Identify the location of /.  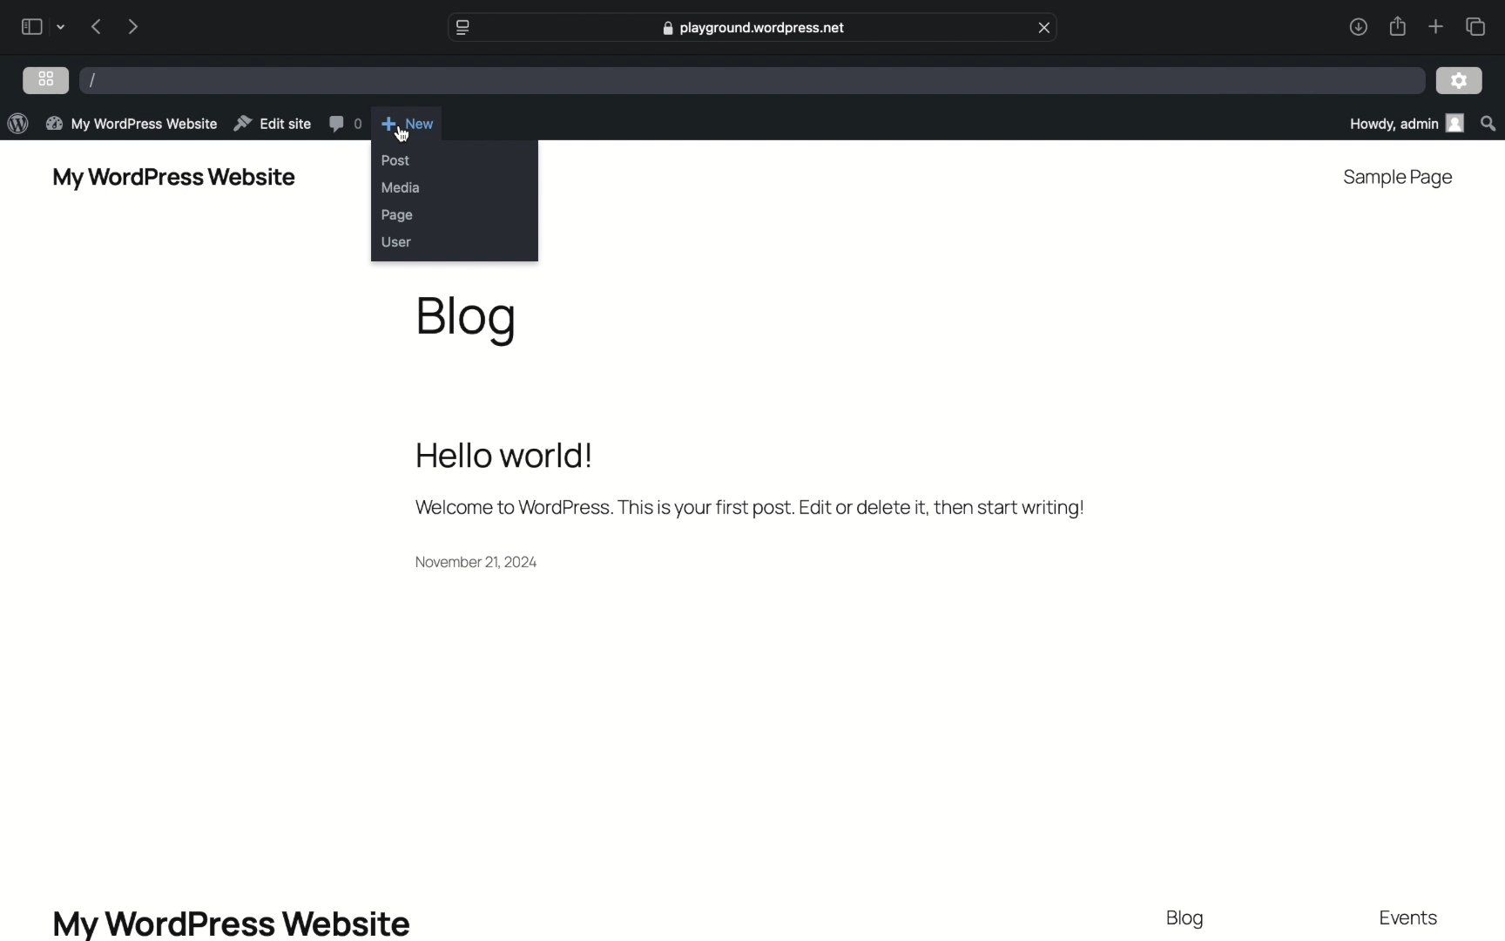
(92, 80).